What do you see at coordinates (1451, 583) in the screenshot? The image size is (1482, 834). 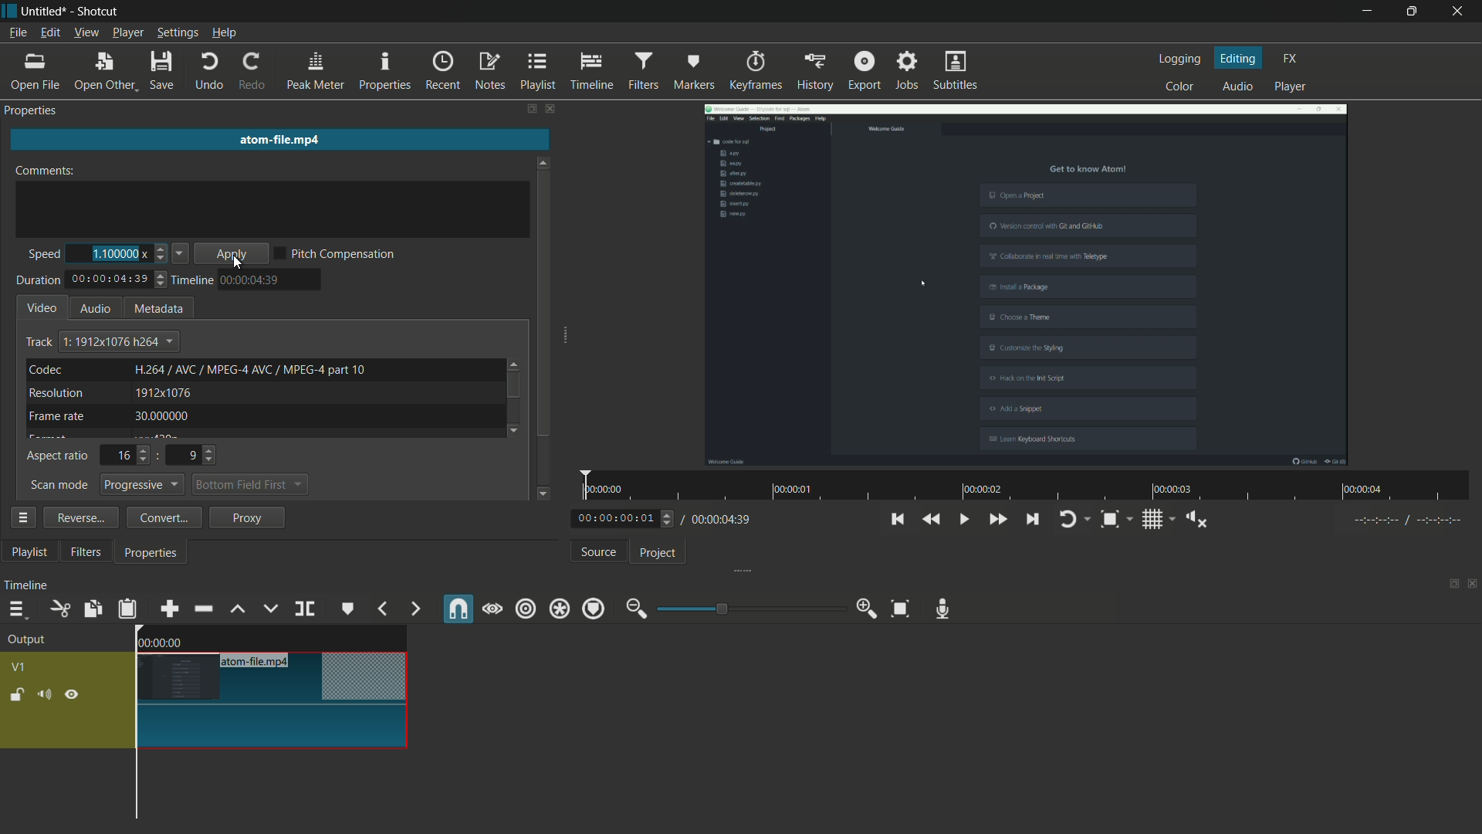 I see `change layout` at bounding box center [1451, 583].